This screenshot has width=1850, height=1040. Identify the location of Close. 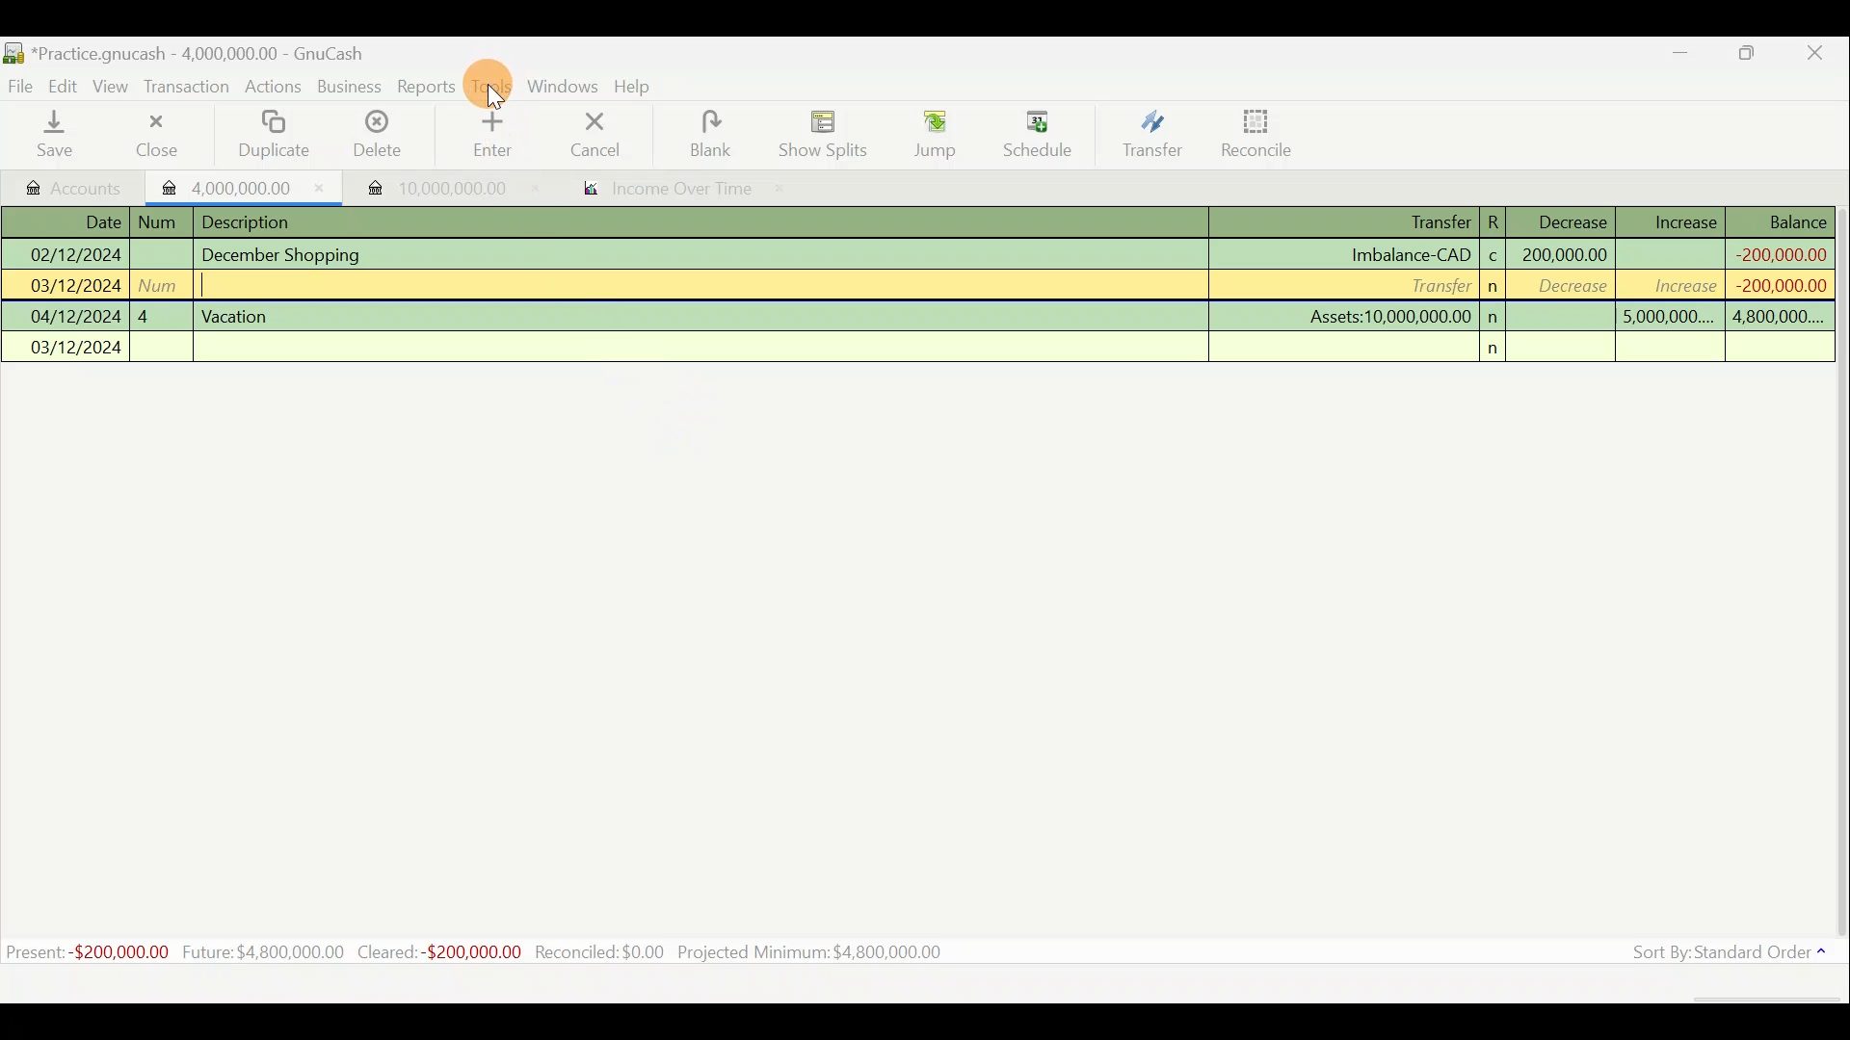
(153, 135).